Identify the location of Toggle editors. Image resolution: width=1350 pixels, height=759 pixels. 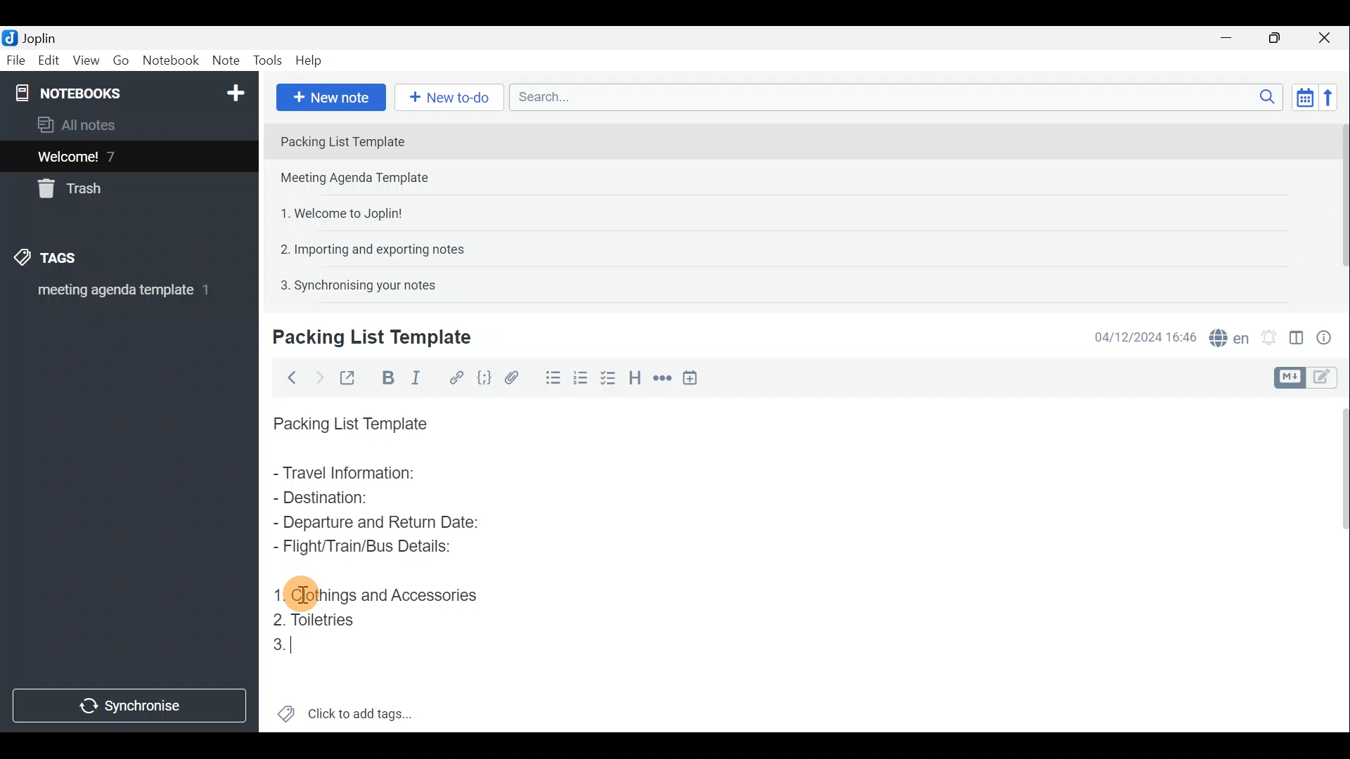
(1329, 379).